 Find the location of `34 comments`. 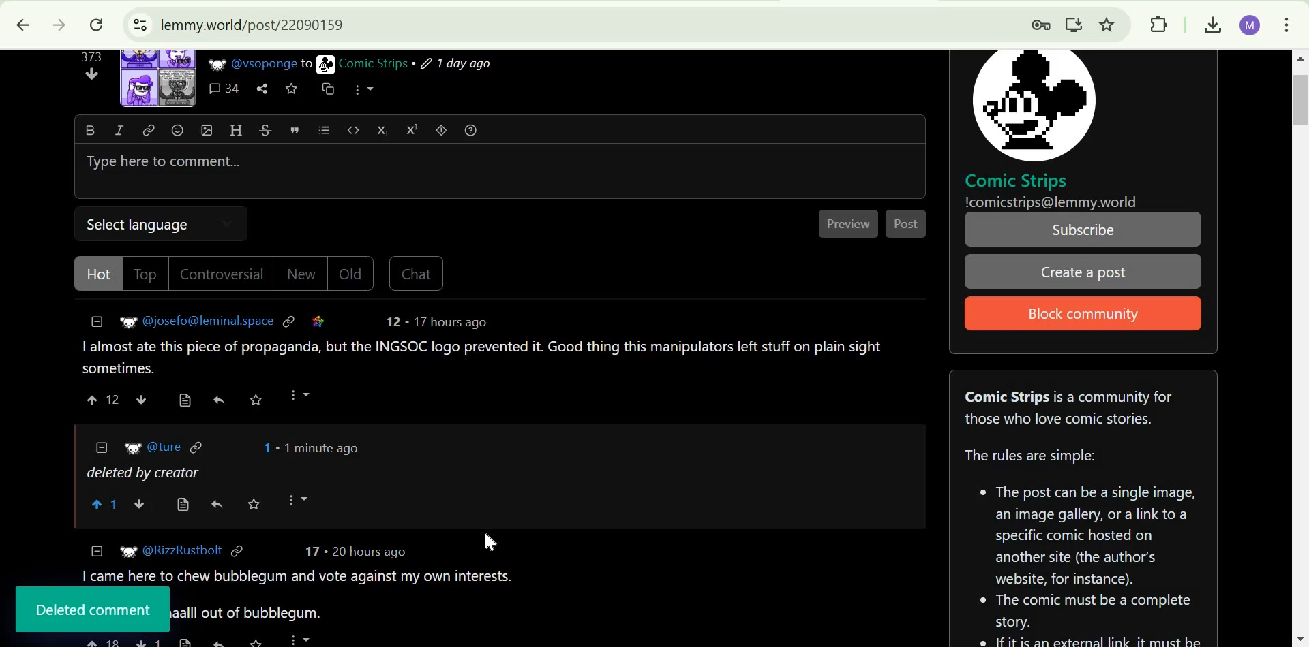

34 comments is located at coordinates (224, 89).